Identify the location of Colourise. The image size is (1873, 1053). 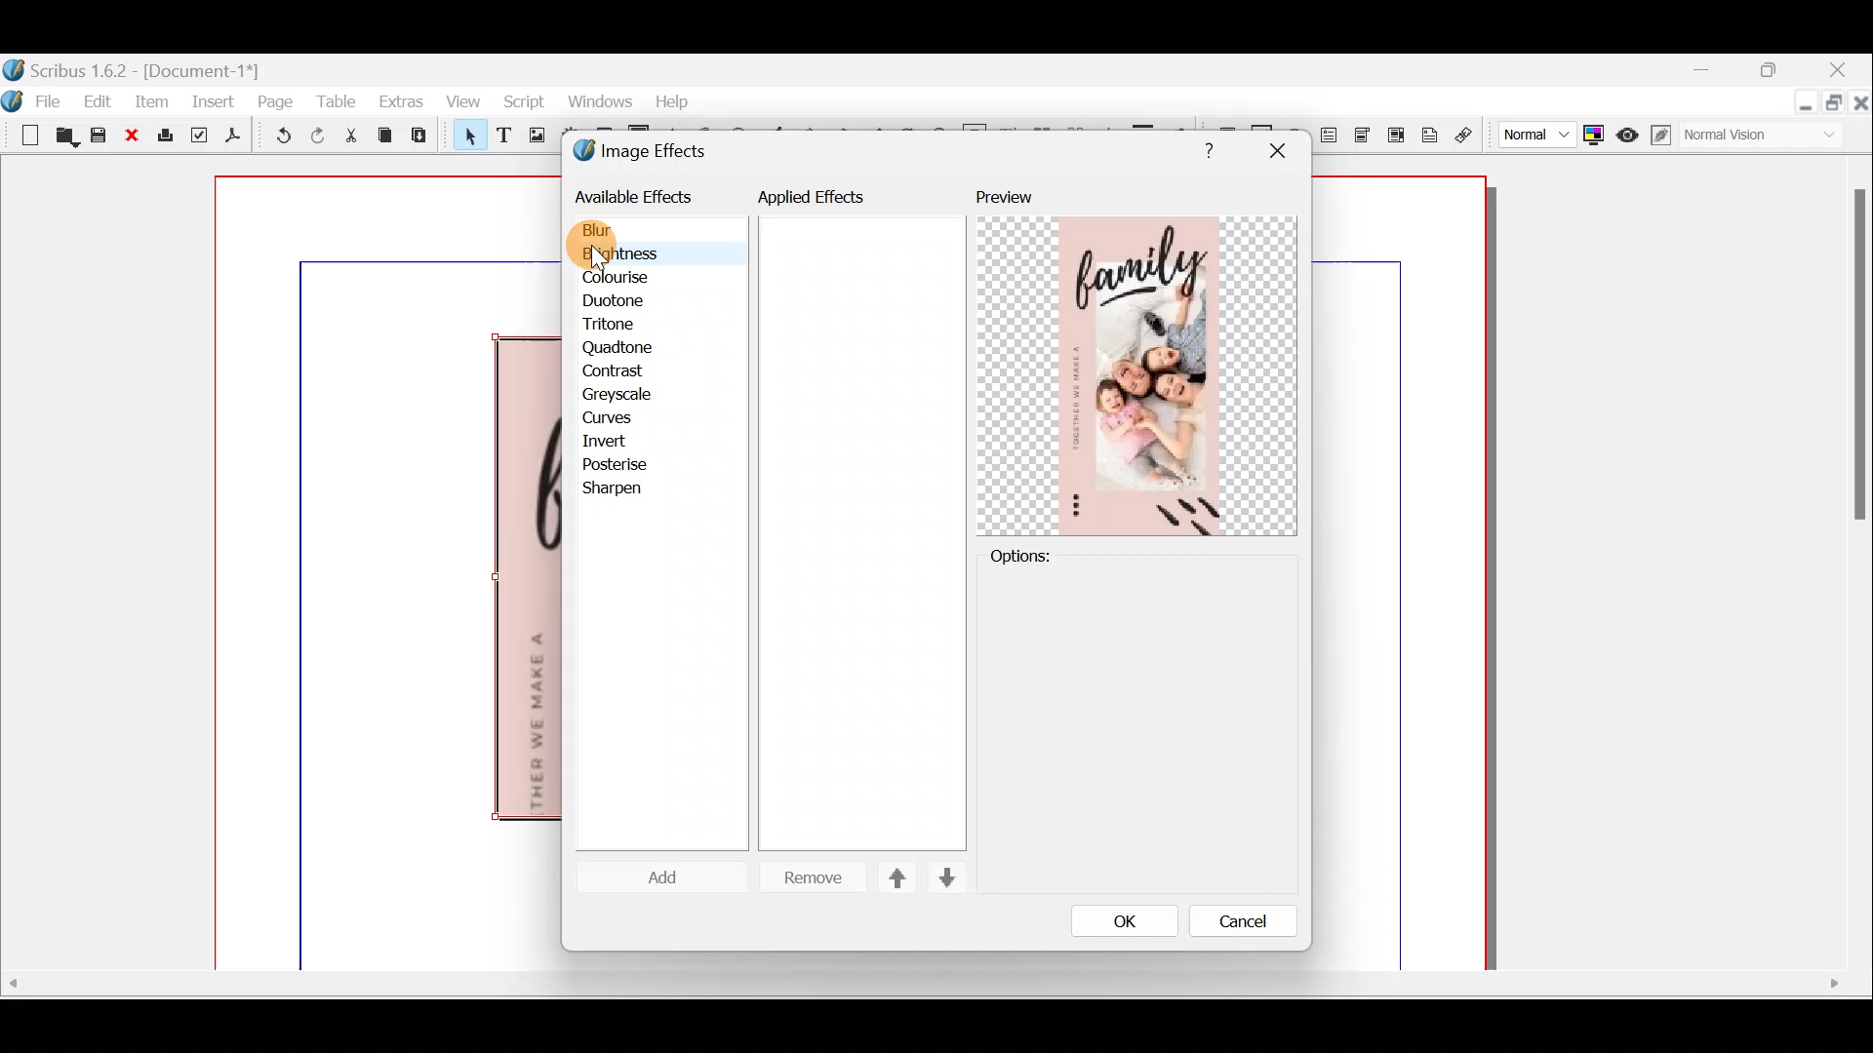
(625, 279).